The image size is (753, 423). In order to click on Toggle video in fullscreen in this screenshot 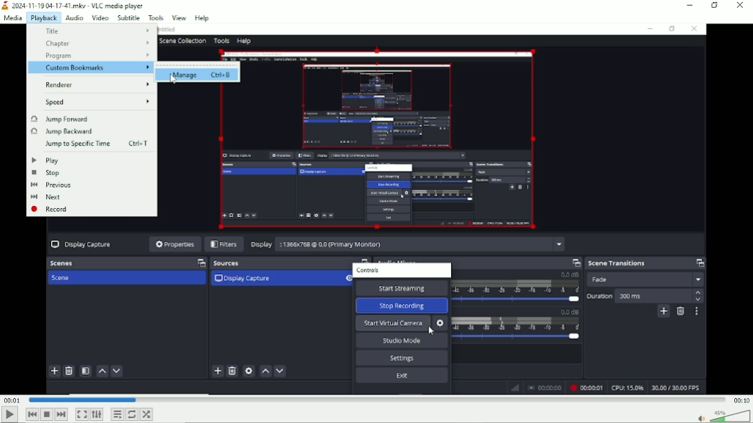, I will do `click(82, 414)`.